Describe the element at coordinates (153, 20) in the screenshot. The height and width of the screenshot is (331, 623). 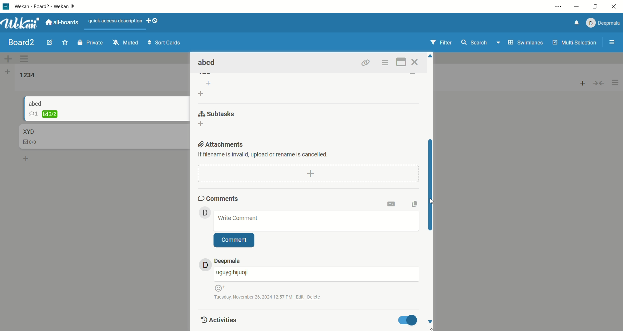
I see `show-desktop-drag-handles` at that location.